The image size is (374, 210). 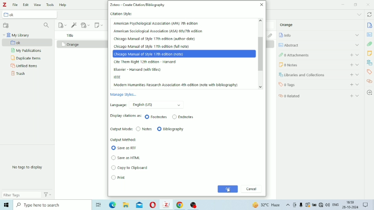 What do you see at coordinates (117, 77) in the screenshot?
I see `IEEE` at bounding box center [117, 77].